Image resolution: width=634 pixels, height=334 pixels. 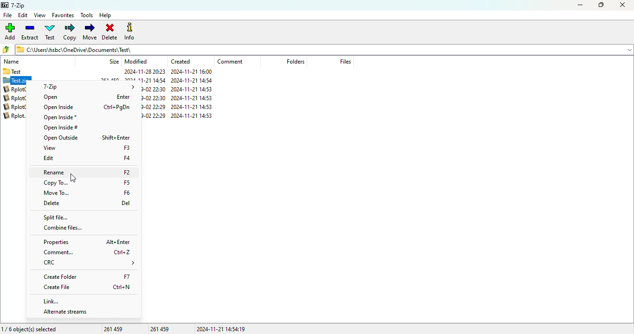 What do you see at coordinates (55, 173) in the screenshot?
I see `rename` at bounding box center [55, 173].